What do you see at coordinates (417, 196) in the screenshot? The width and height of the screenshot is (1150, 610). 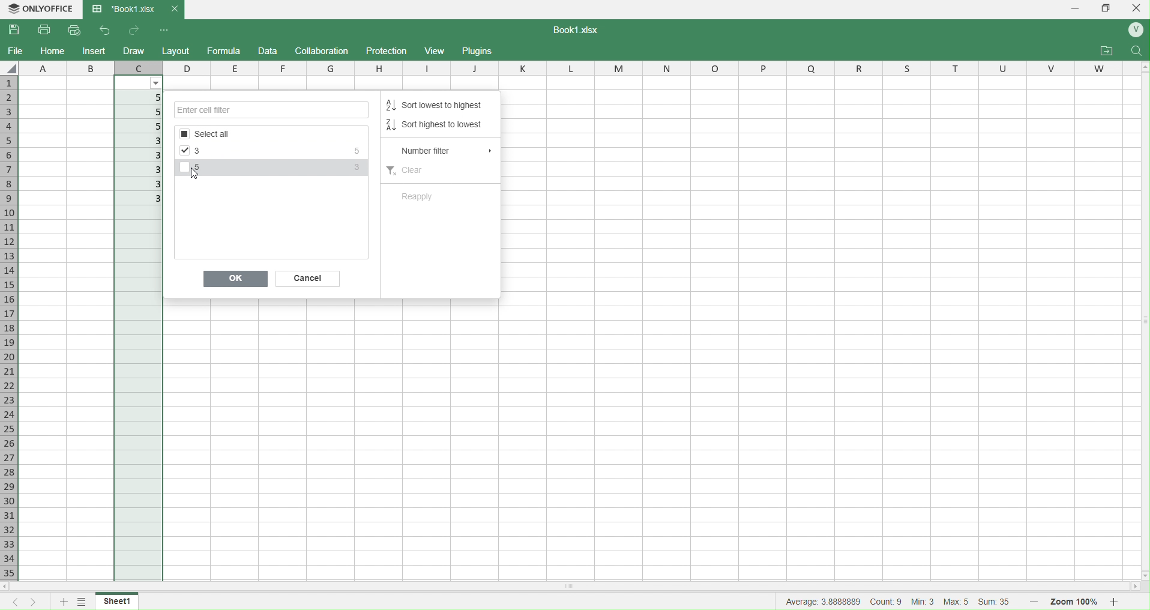 I see `Reapplu` at bounding box center [417, 196].